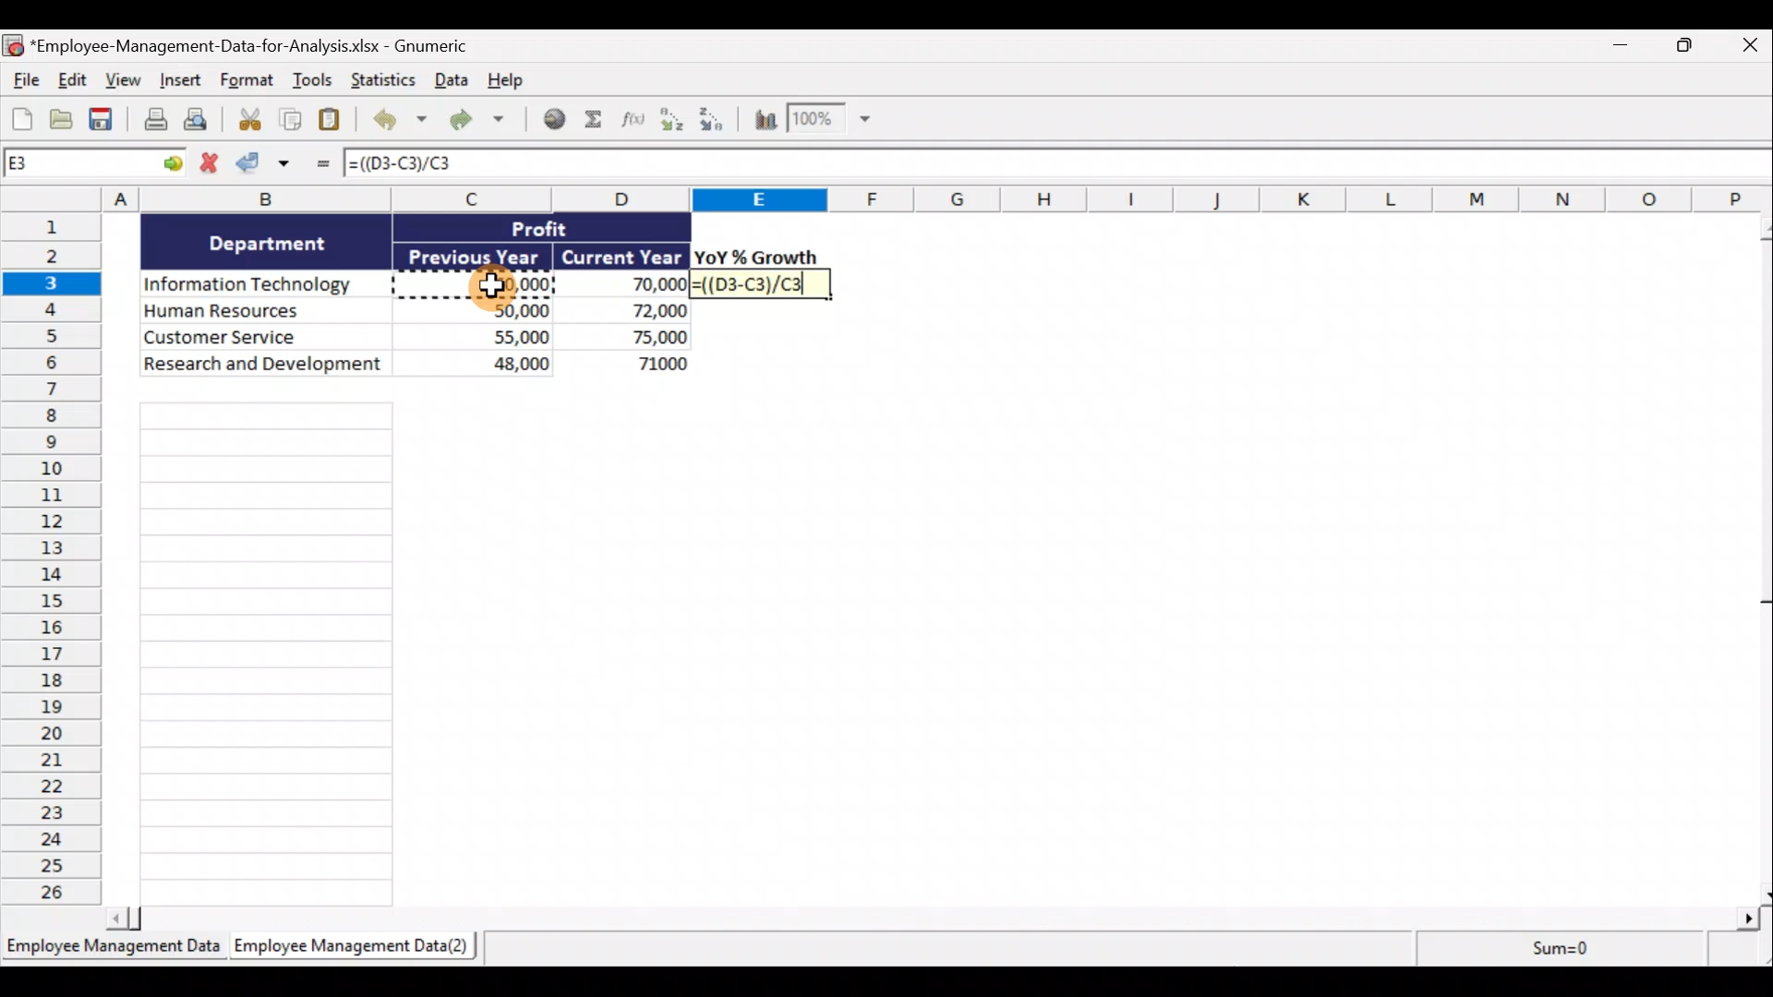 This screenshot has width=1773, height=997. I want to click on =((D3-C3)/C3, so click(763, 286).